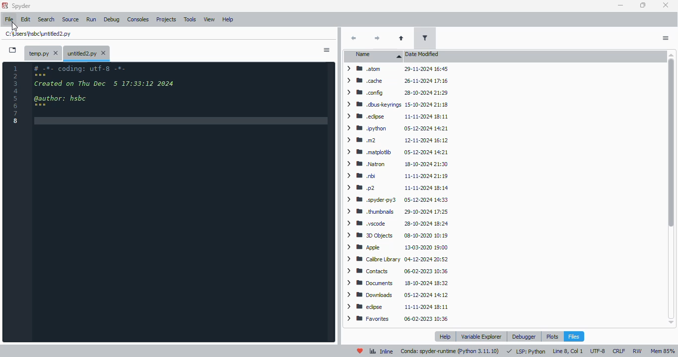 The image size is (678, 357). I want to click on parent, so click(401, 38).